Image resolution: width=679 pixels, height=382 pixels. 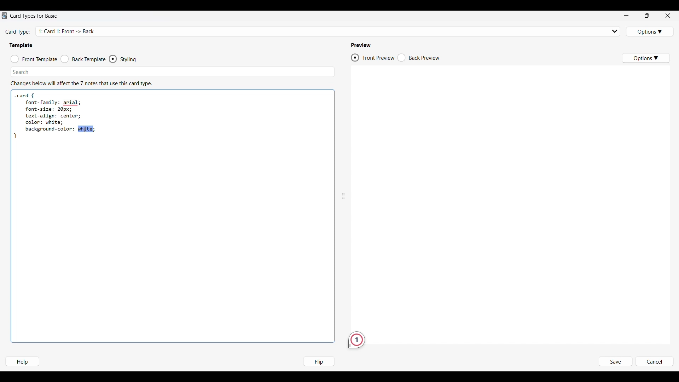 What do you see at coordinates (372, 58) in the screenshot?
I see `Preview front of card, current selection` at bounding box center [372, 58].